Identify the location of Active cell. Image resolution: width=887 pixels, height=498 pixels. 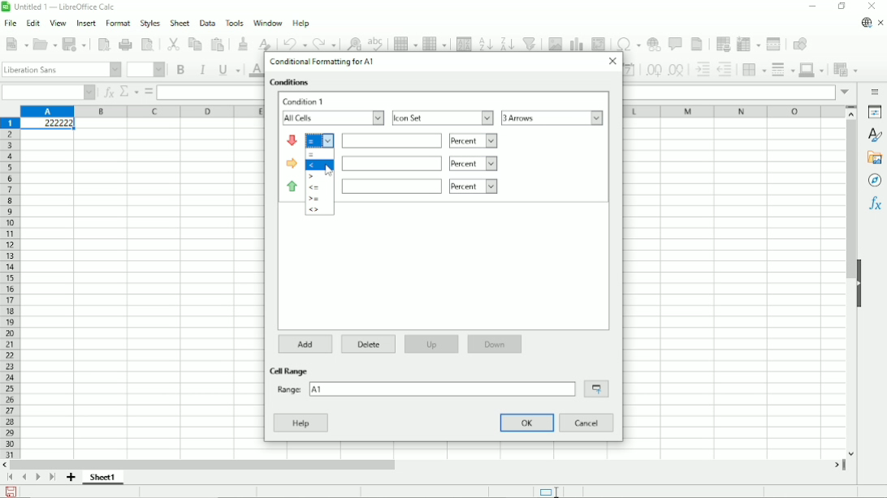
(47, 125).